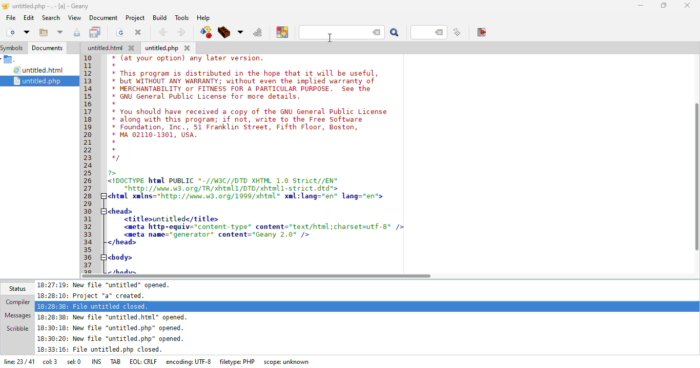 The height and width of the screenshot is (368, 700). I want to click on ?>, so click(115, 173).